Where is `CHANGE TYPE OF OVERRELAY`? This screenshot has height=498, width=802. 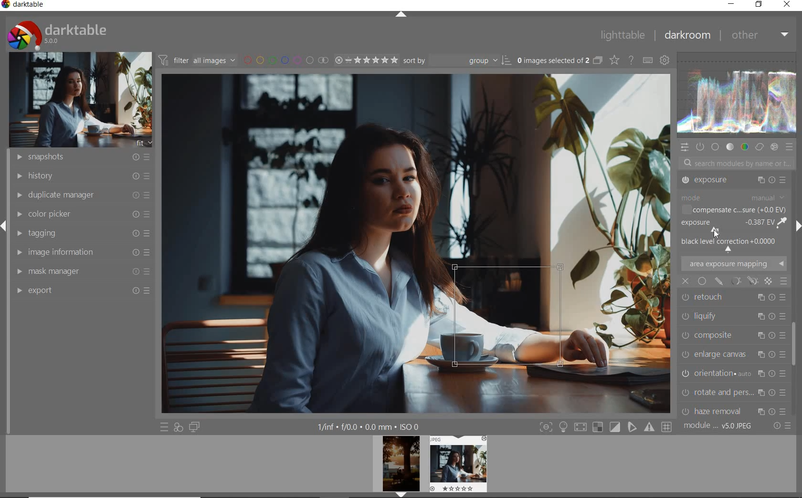
CHANGE TYPE OF OVERRELAY is located at coordinates (613, 60).